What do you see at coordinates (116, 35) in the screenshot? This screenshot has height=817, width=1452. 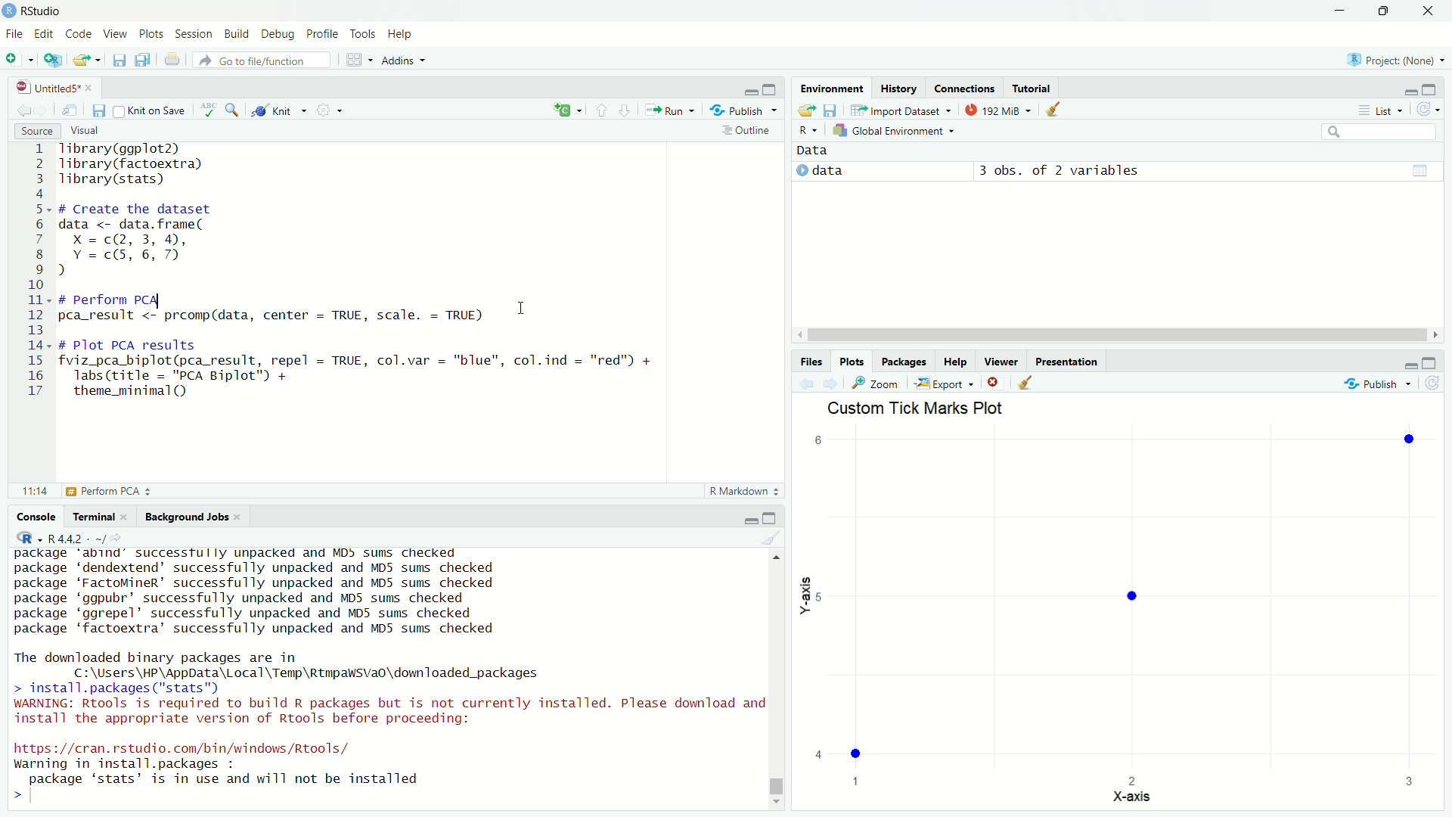 I see `View` at bounding box center [116, 35].